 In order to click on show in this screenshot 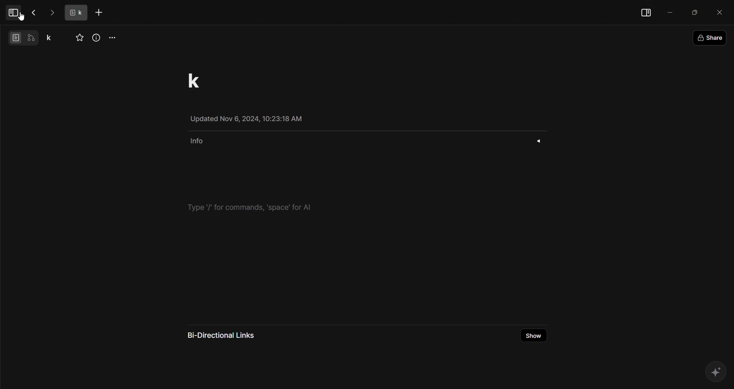, I will do `click(535, 336)`.